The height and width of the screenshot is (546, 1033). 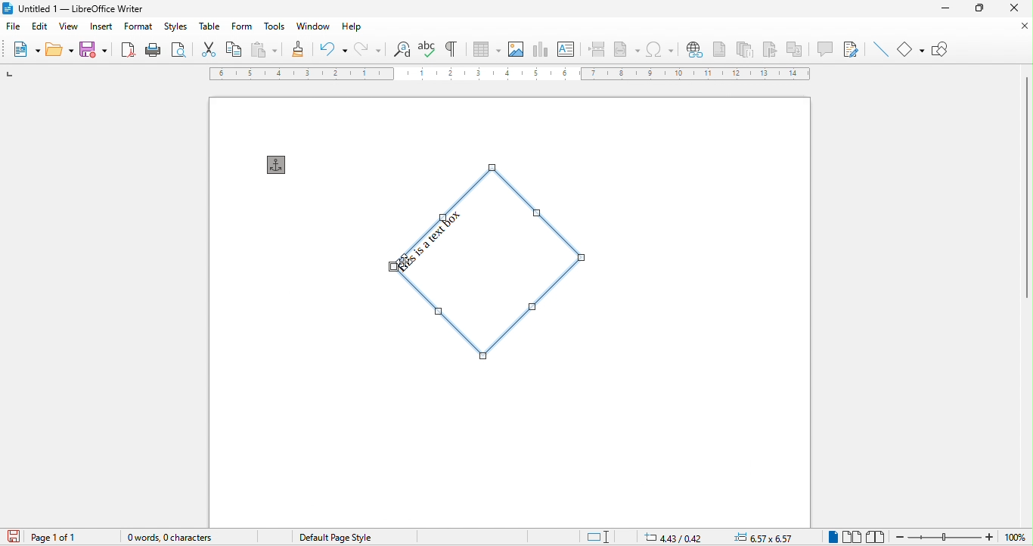 I want to click on insert line, so click(x=879, y=50).